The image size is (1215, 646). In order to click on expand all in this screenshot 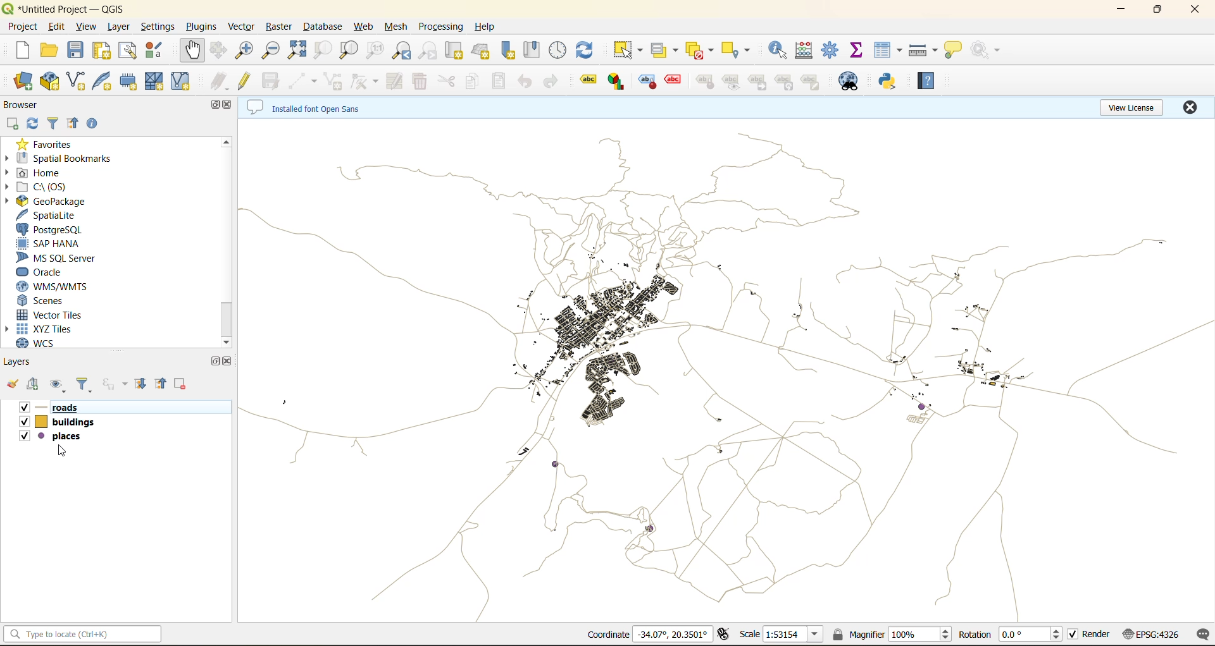, I will do `click(143, 384)`.